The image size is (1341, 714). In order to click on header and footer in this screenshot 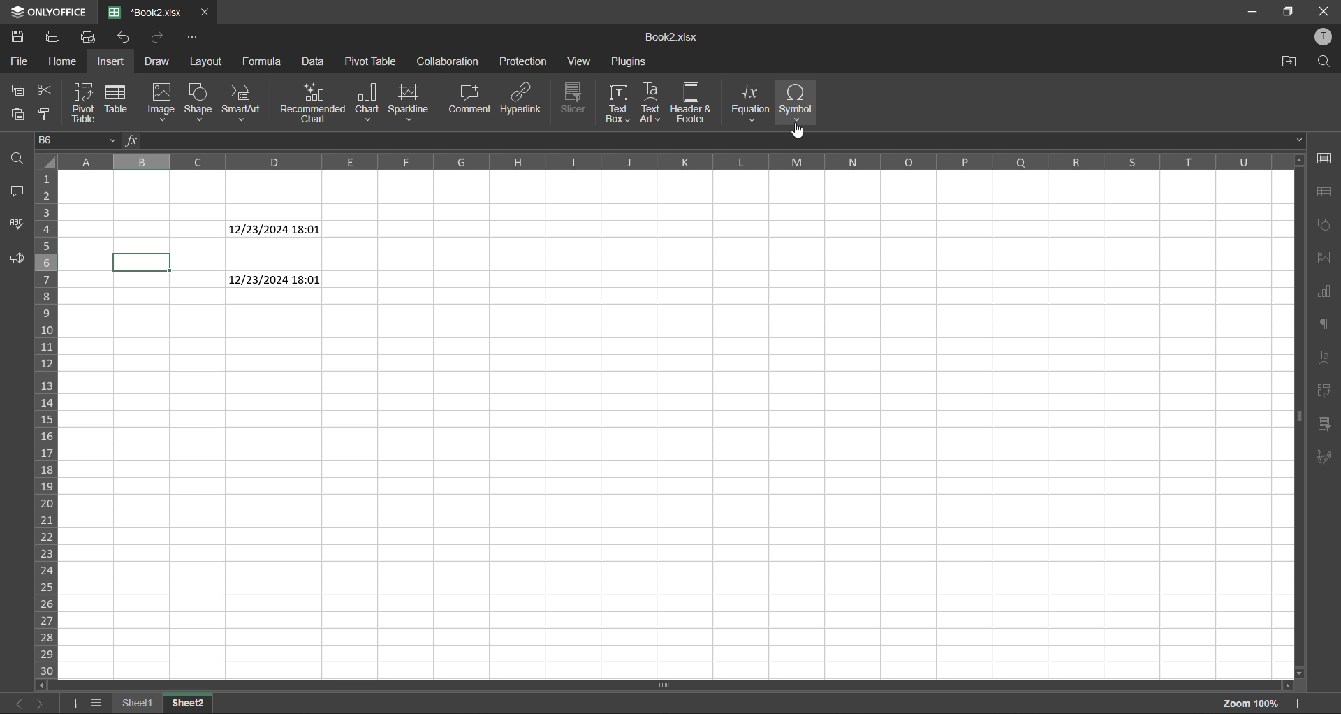, I will do `click(697, 103)`.